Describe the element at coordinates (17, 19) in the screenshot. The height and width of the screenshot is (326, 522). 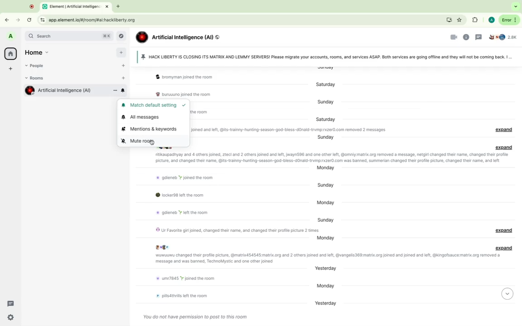
I see `Forward` at that location.